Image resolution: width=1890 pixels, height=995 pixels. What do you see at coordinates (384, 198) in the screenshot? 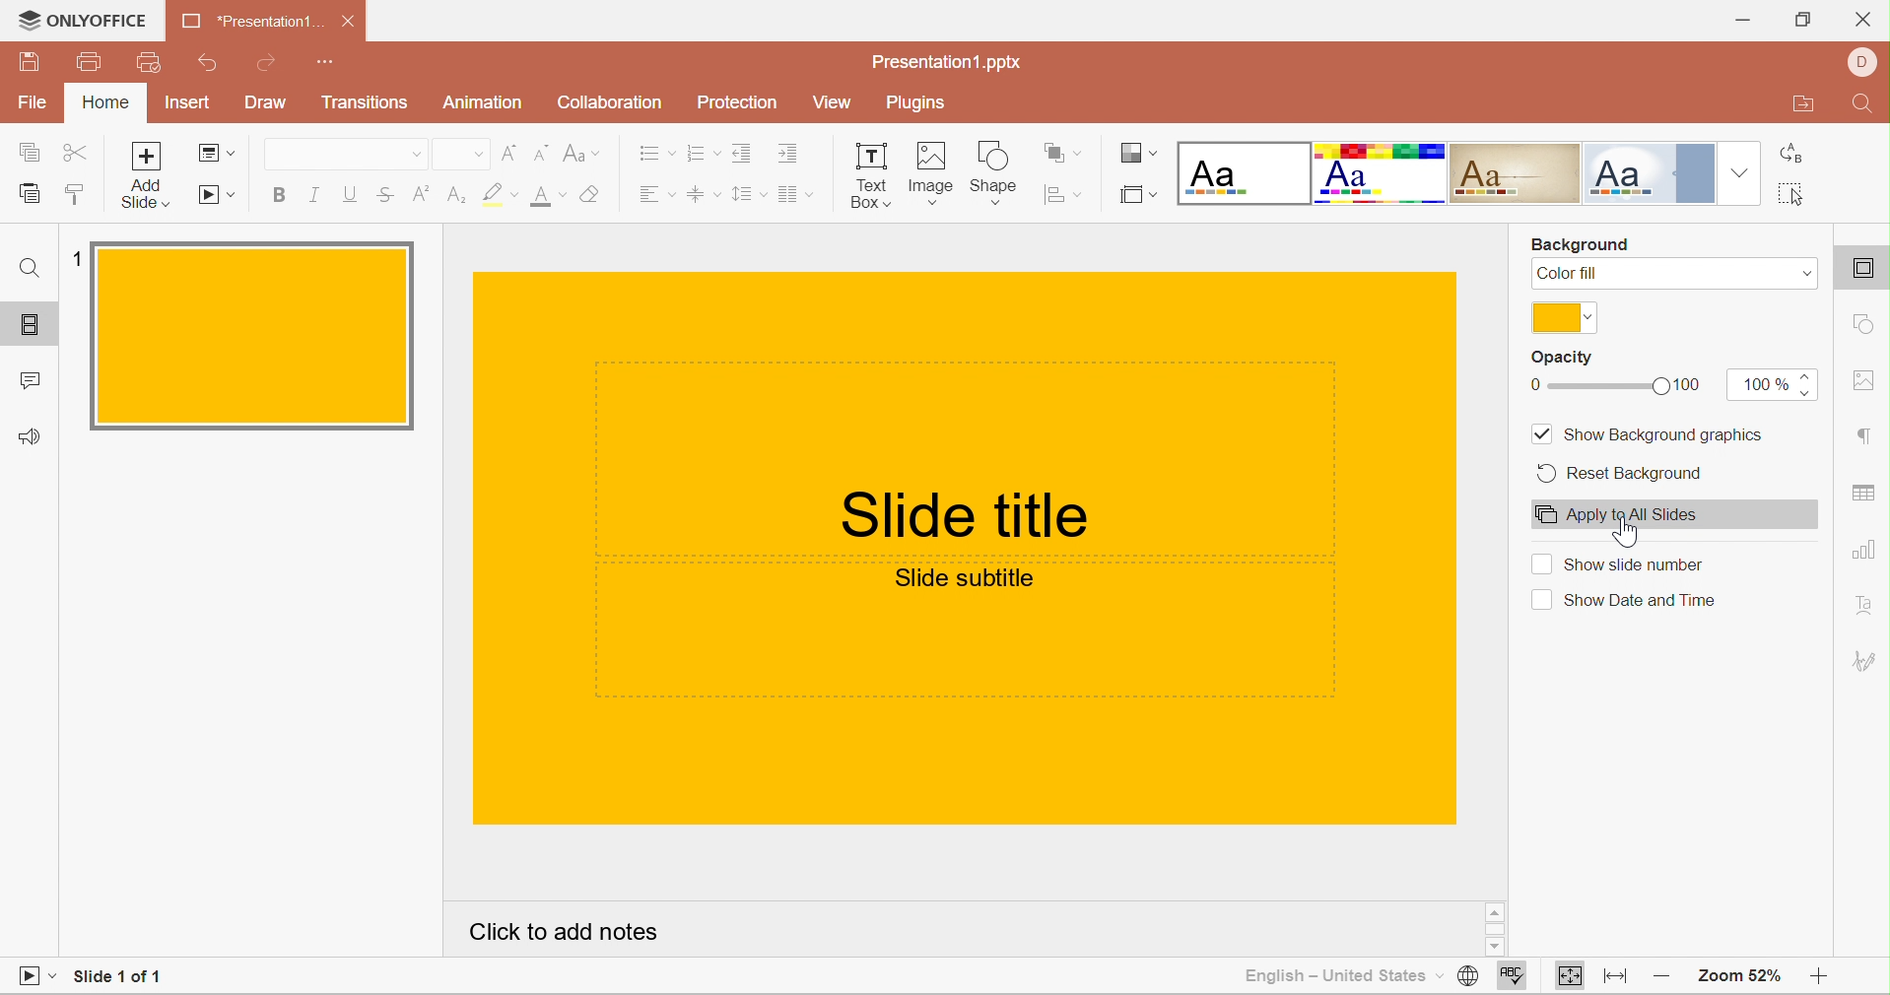
I see `Strikethrough` at bounding box center [384, 198].